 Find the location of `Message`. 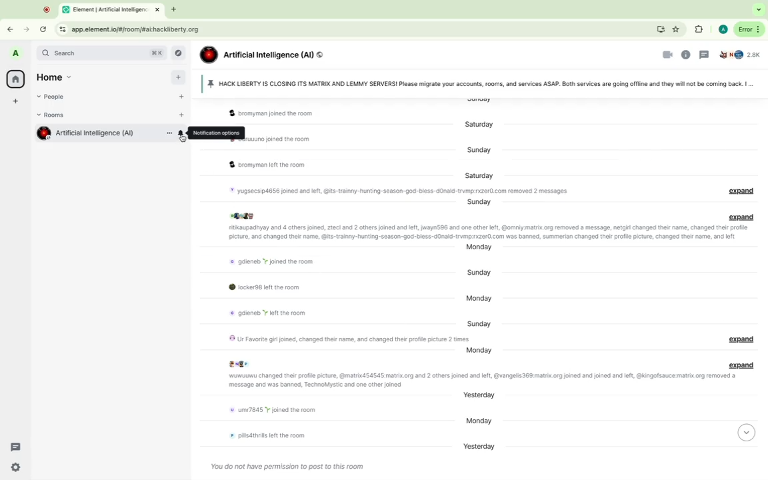

Message is located at coordinates (489, 233).